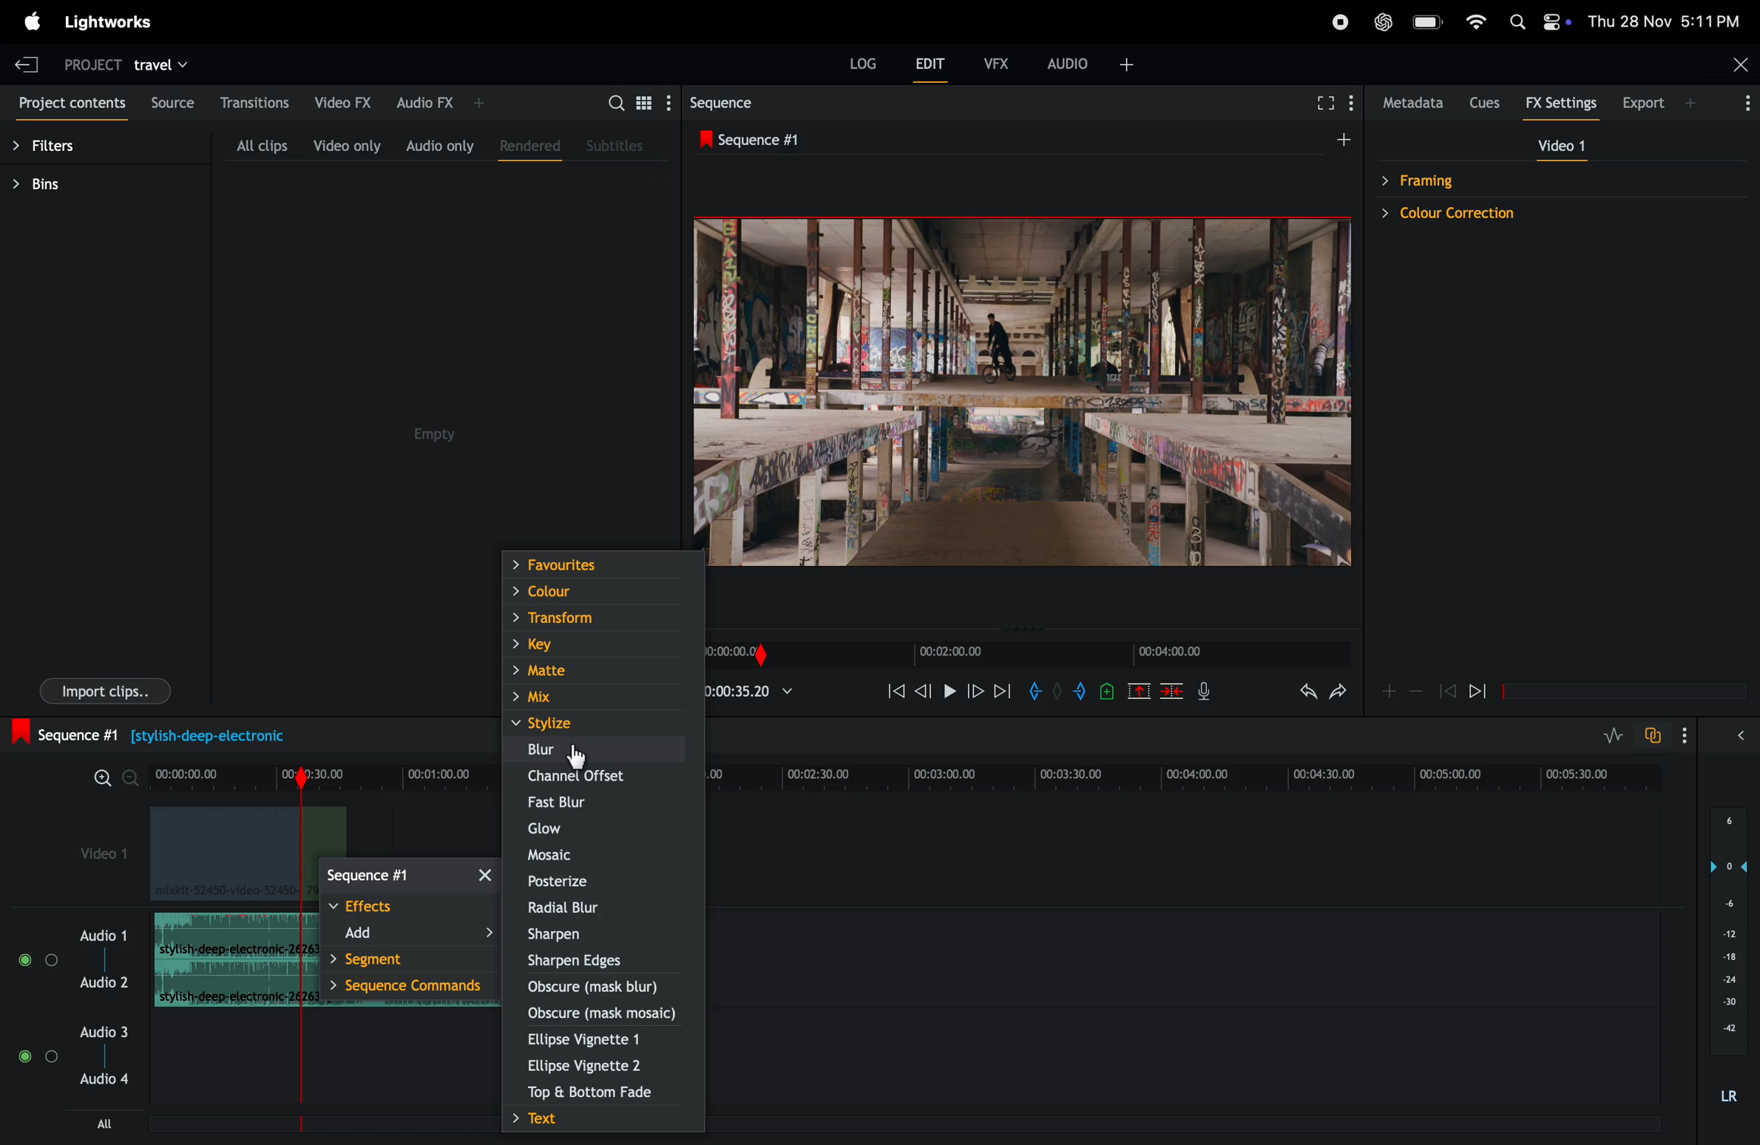 This screenshot has height=1145, width=1760. What do you see at coordinates (24, 958) in the screenshot?
I see `` at bounding box center [24, 958].